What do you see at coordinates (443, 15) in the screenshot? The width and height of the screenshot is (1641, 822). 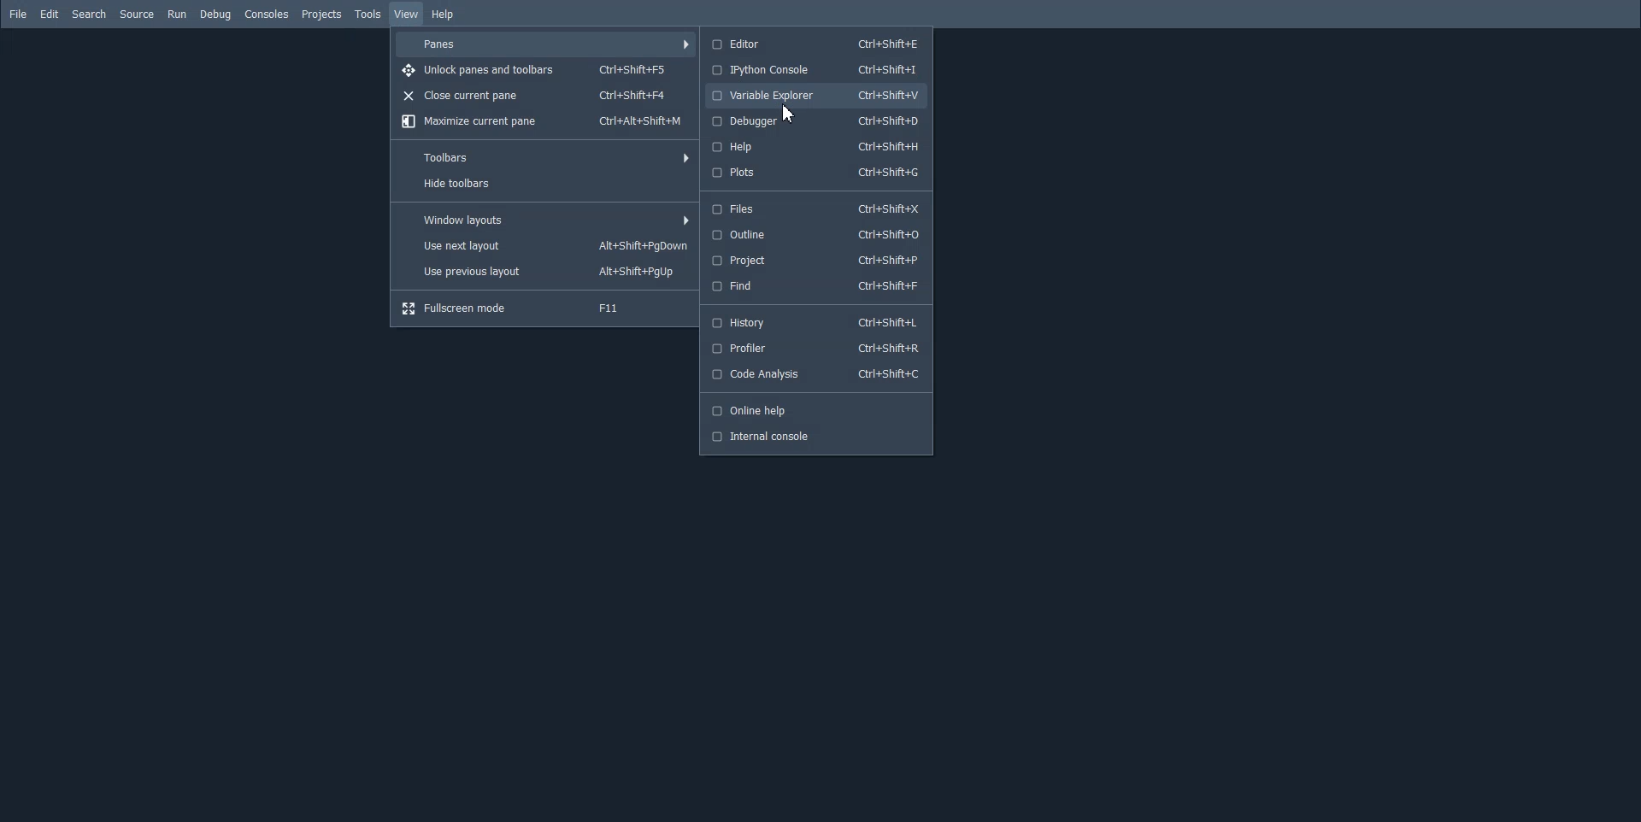 I see `Help` at bounding box center [443, 15].